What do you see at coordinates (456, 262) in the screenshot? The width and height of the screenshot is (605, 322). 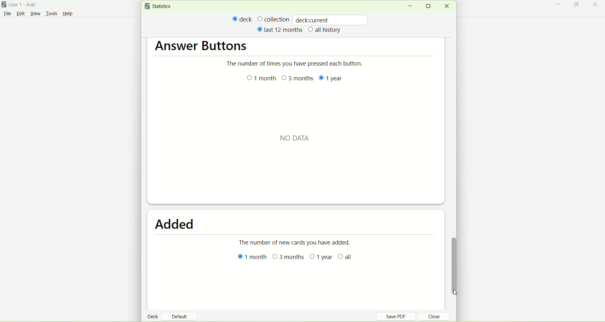 I see `vertical scroll bar` at bounding box center [456, 262].